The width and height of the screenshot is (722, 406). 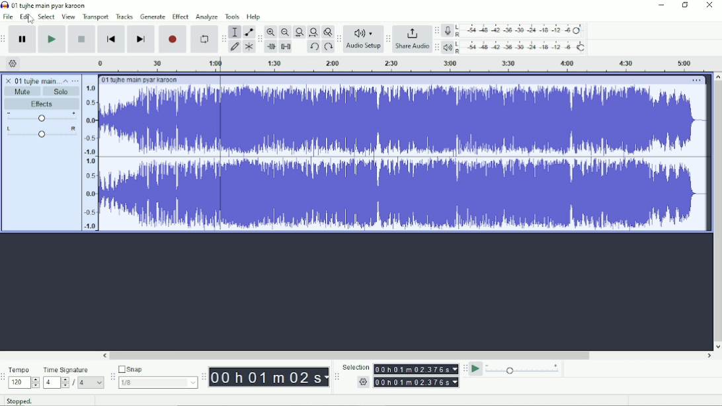 I want to click on Record, so click(x=173, y=39).